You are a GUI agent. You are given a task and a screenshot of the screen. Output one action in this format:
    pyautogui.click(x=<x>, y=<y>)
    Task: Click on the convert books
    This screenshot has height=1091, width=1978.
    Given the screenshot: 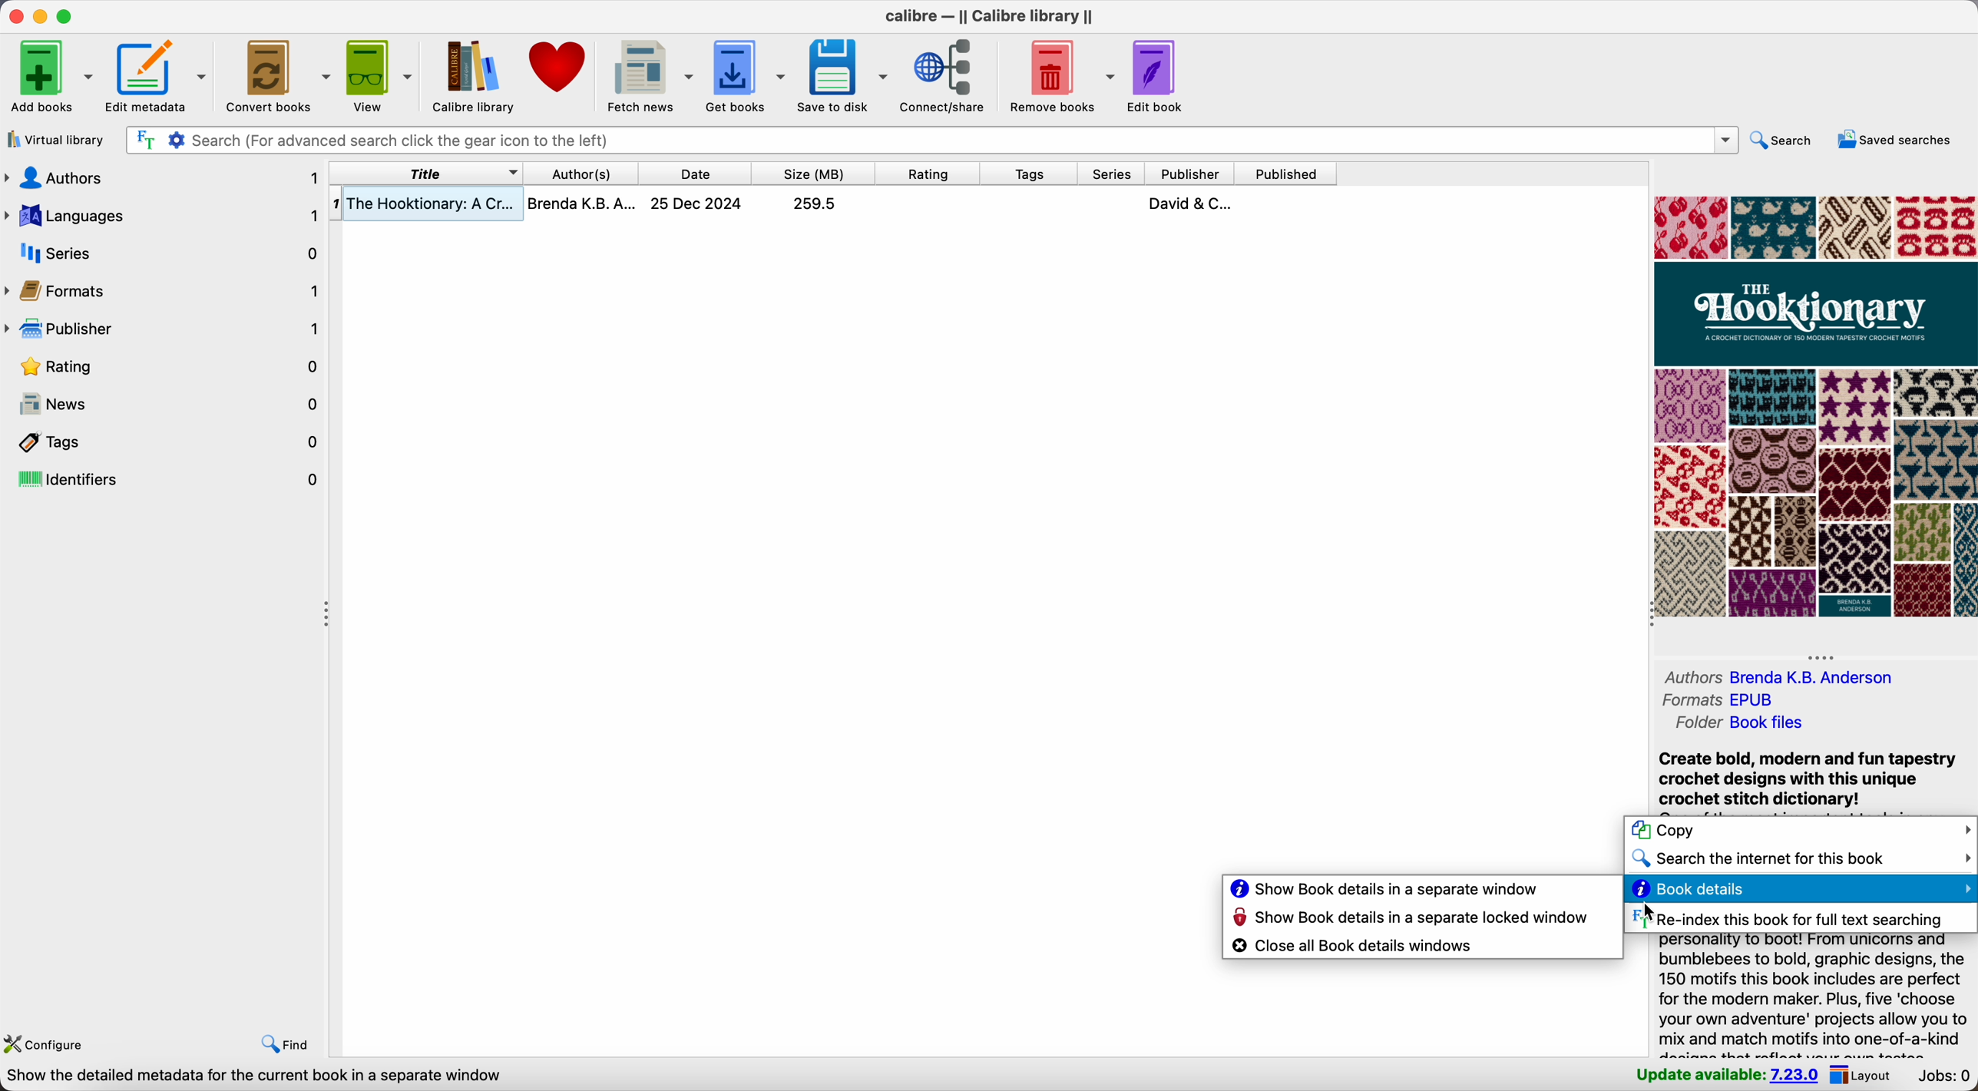 What is the action you would take?
    pyautogui.click(x=276, y=74)
    